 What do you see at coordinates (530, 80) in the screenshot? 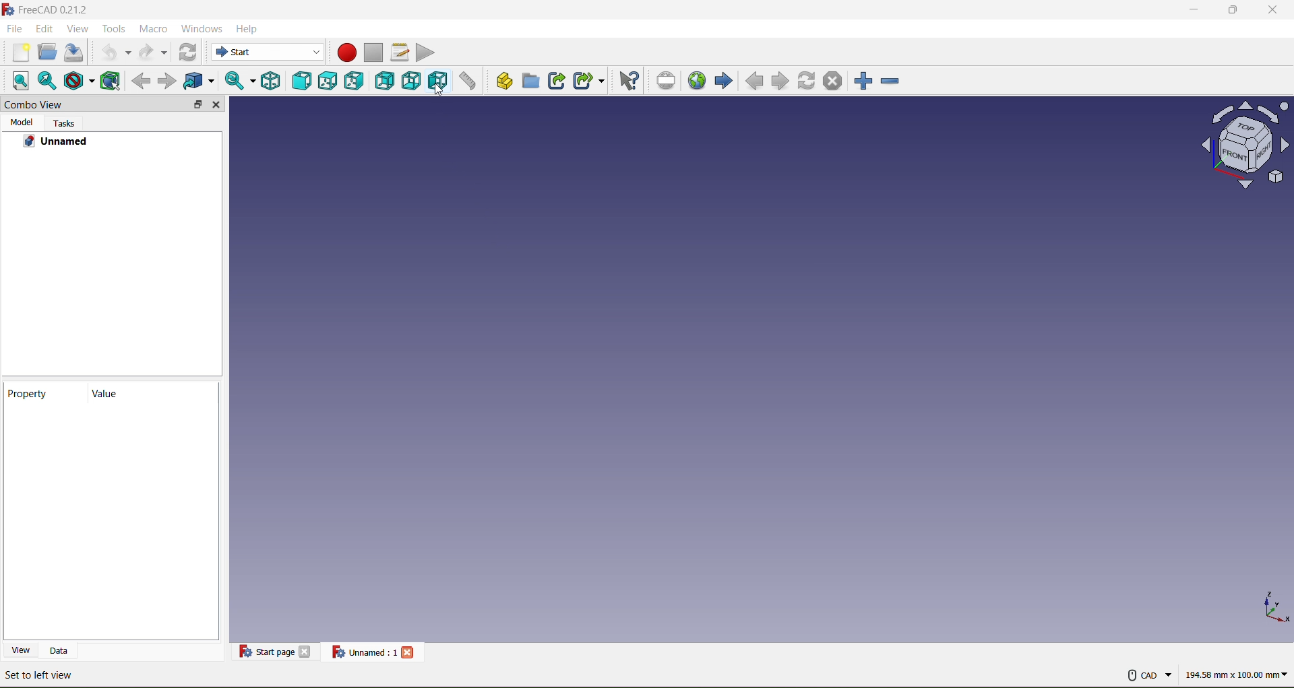
I see `Create Group` at bounding box center [530, 80].